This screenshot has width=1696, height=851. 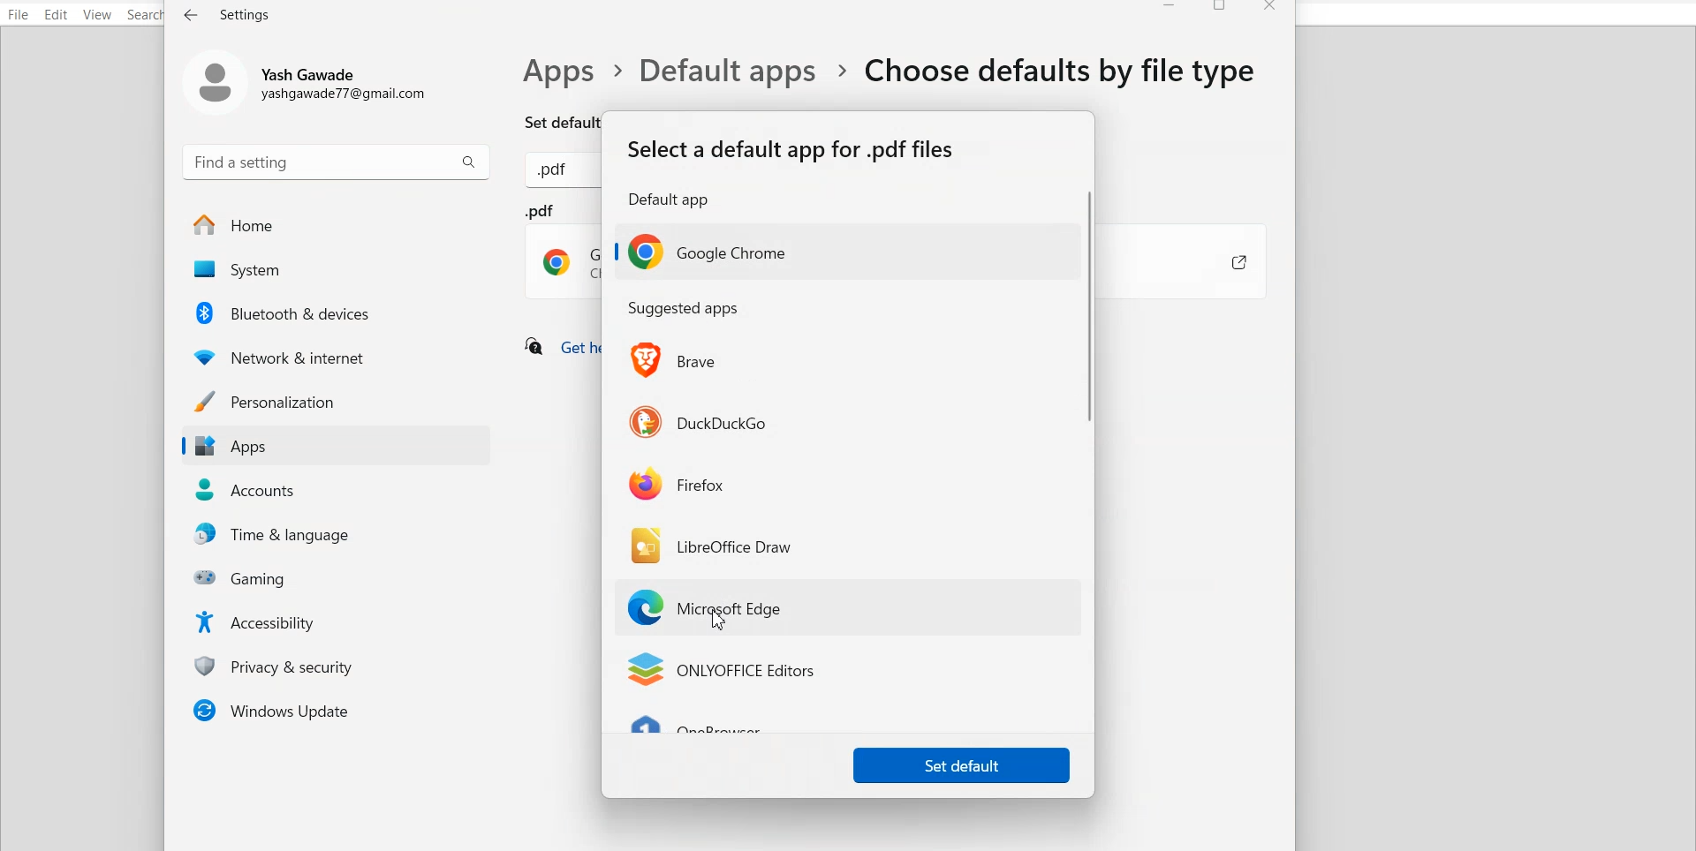 I want to click on Set default, so click(x=962, y=764).